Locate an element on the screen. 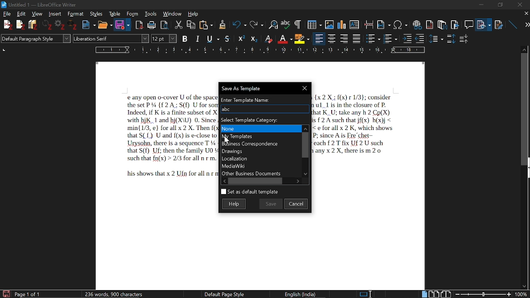  Select Template category is located at coordinates (264, 119).